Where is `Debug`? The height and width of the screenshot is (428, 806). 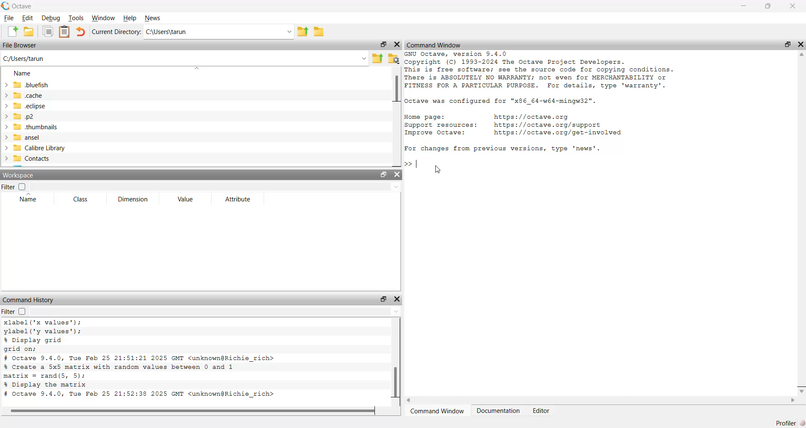 Debug is located at coordinates (51, 18).